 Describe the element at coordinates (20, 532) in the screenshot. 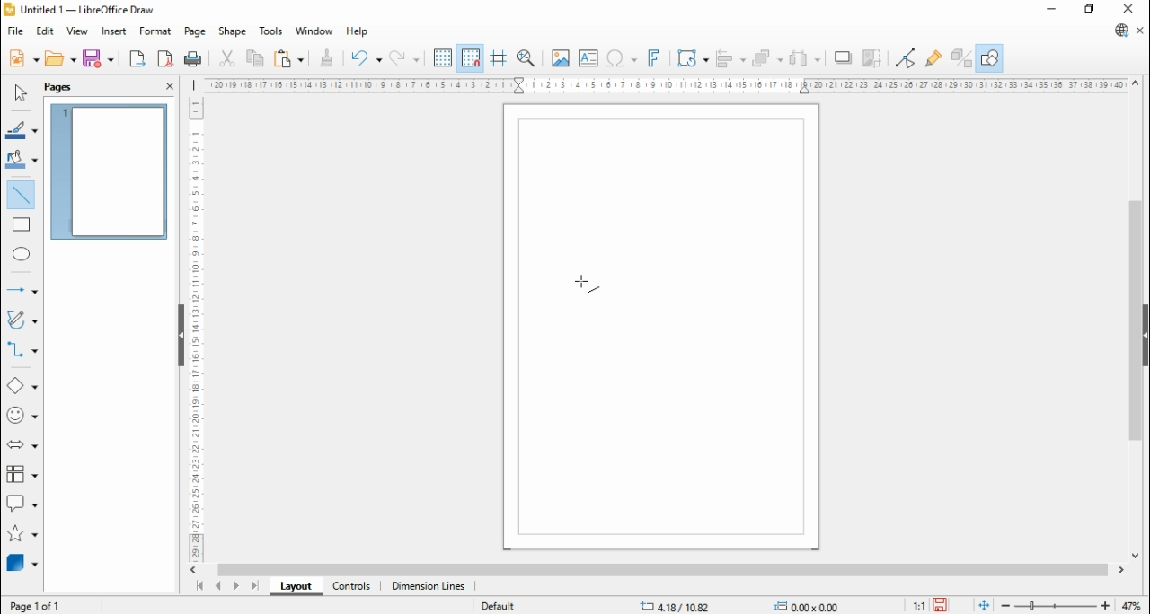

I see `stars and banners` at that location.